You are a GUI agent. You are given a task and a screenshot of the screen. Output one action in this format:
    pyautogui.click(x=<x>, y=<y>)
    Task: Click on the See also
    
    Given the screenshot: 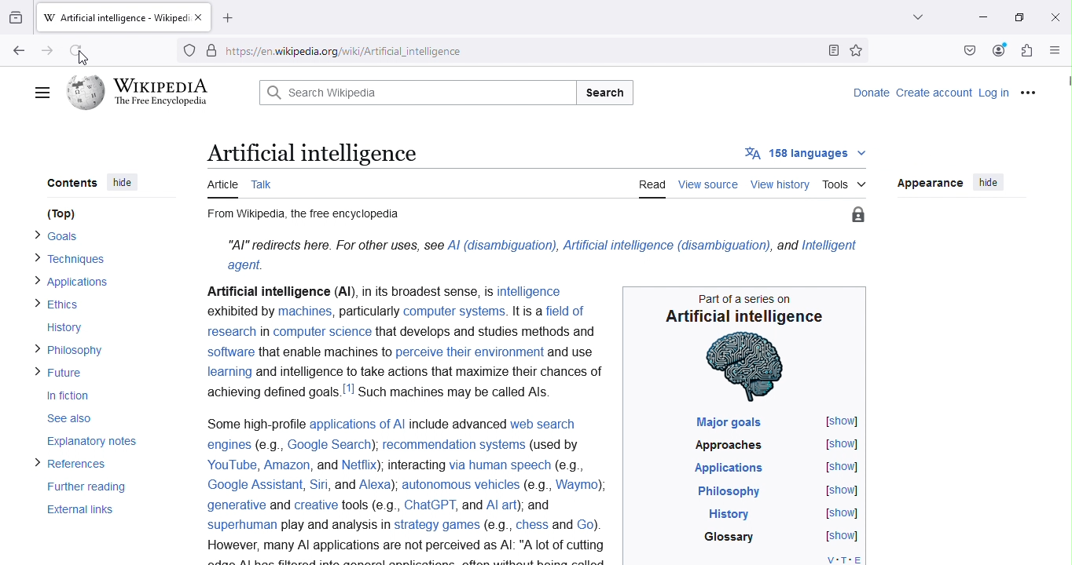 What is the action you would take?
    pyautogui.click(x=76, y=421)
    